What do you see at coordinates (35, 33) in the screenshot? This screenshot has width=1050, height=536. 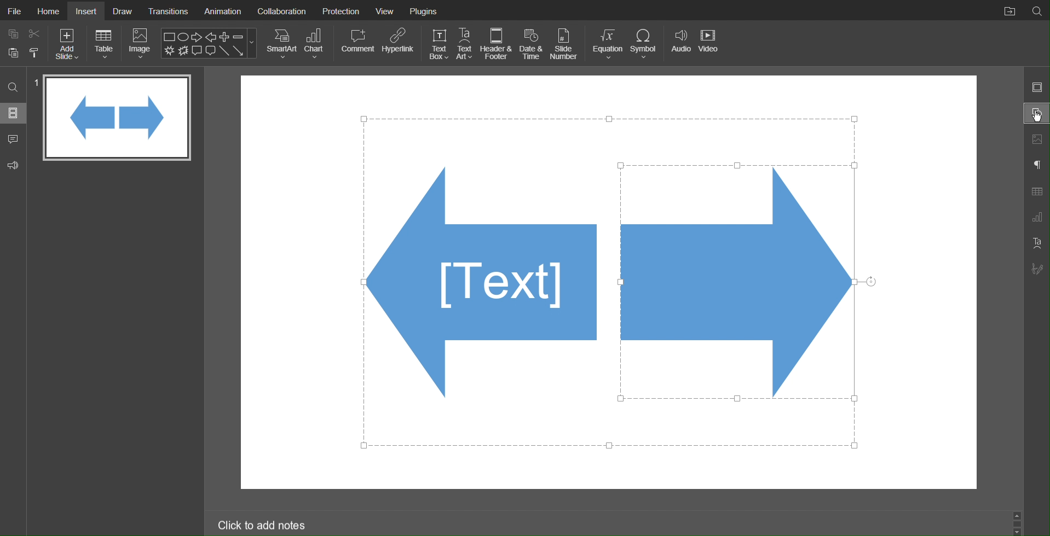 I see `cut` at bounding box center [35, 33].